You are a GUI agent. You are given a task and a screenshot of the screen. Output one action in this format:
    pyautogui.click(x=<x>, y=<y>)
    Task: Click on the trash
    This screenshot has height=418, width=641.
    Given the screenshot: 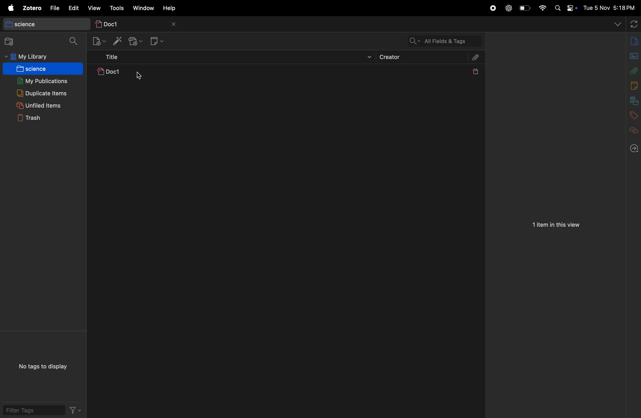 What is the action you would take?
    pyautogui.click(x=42, y=118)
    